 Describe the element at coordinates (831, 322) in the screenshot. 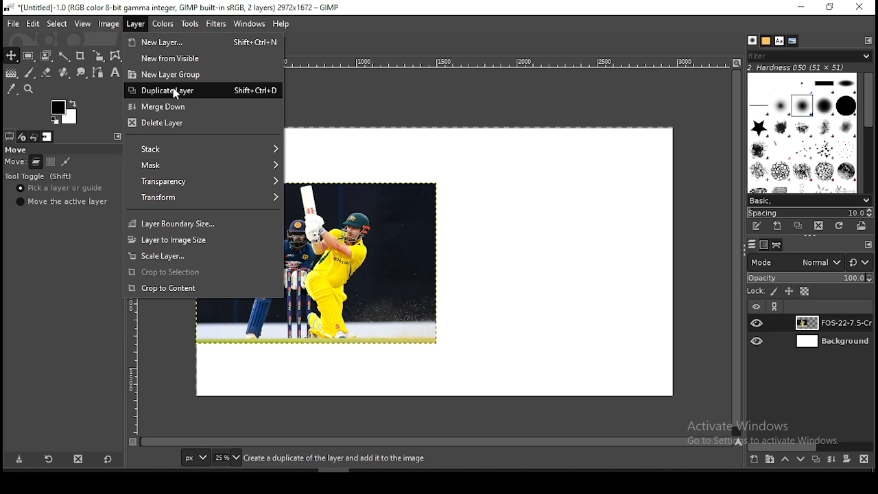

I see `layer ` at that location.